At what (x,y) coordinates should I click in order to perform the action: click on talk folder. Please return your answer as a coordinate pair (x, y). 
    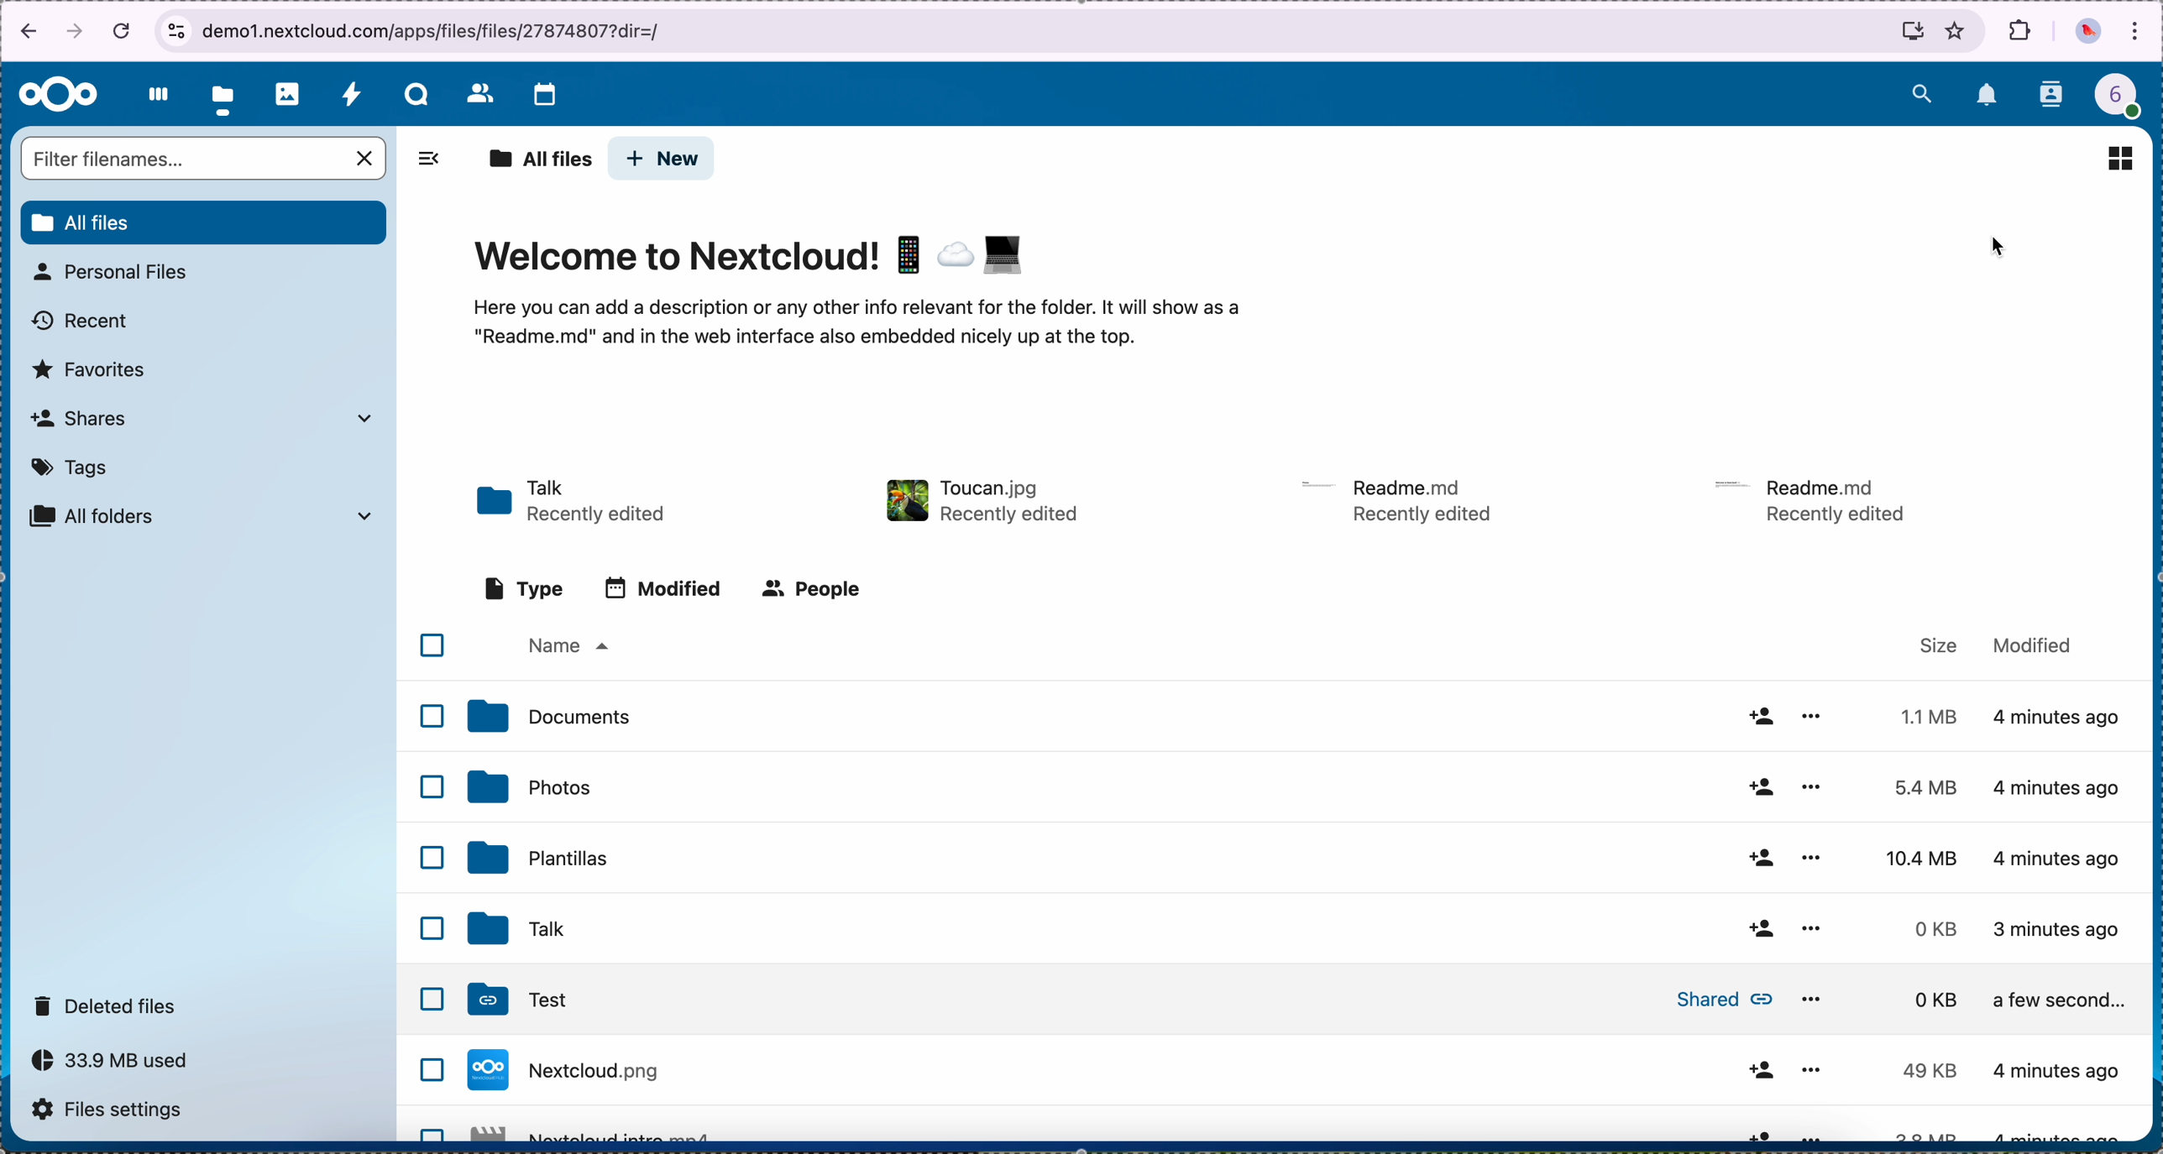
    Looking at the image, I should click on (574, 503).